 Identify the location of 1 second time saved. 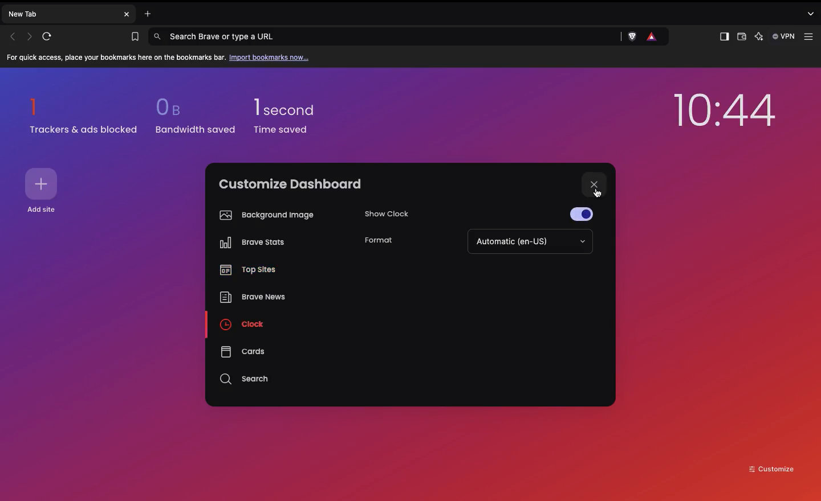
(291, 111).